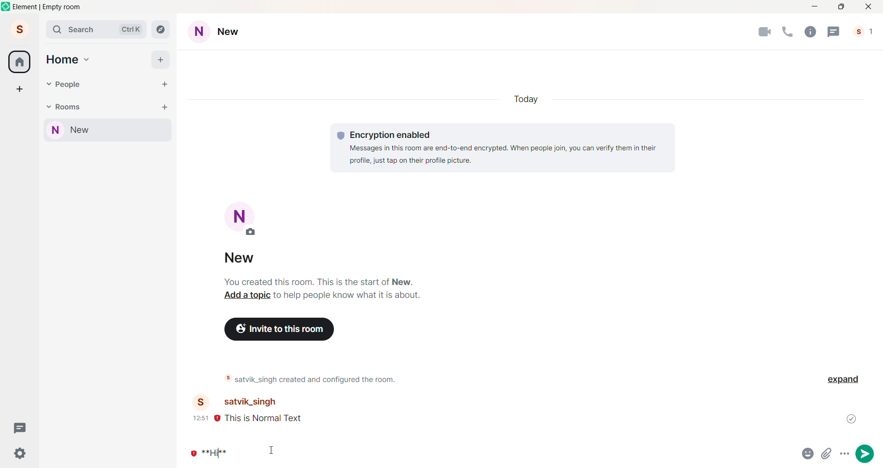 The width and height of the screenshot is (883, 468). I want to click on Explore Rooms, so click(162, 30).